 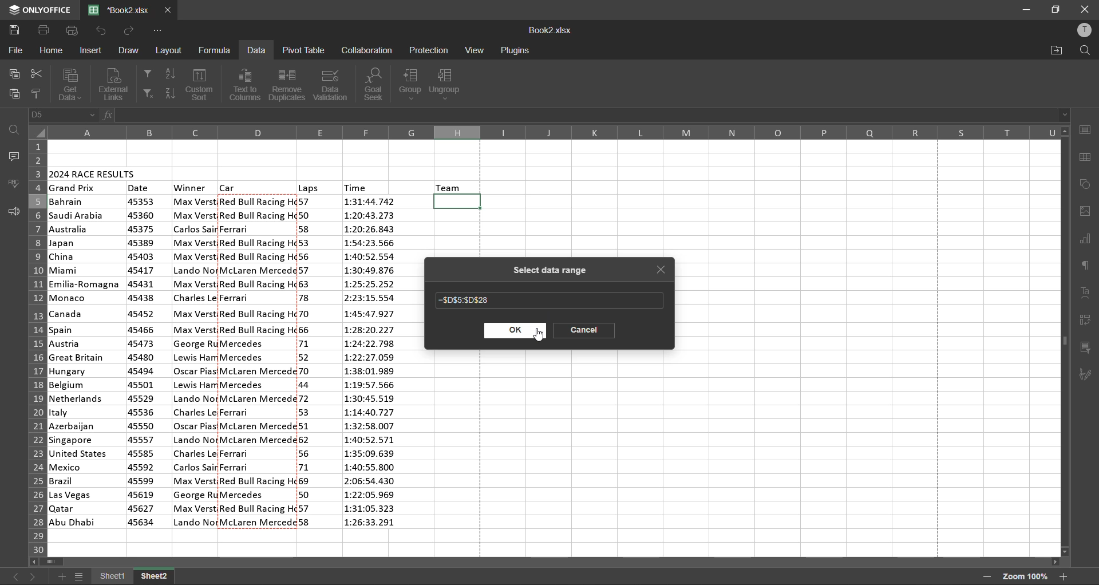 I want to click on column names, so click(x=554, y=132).